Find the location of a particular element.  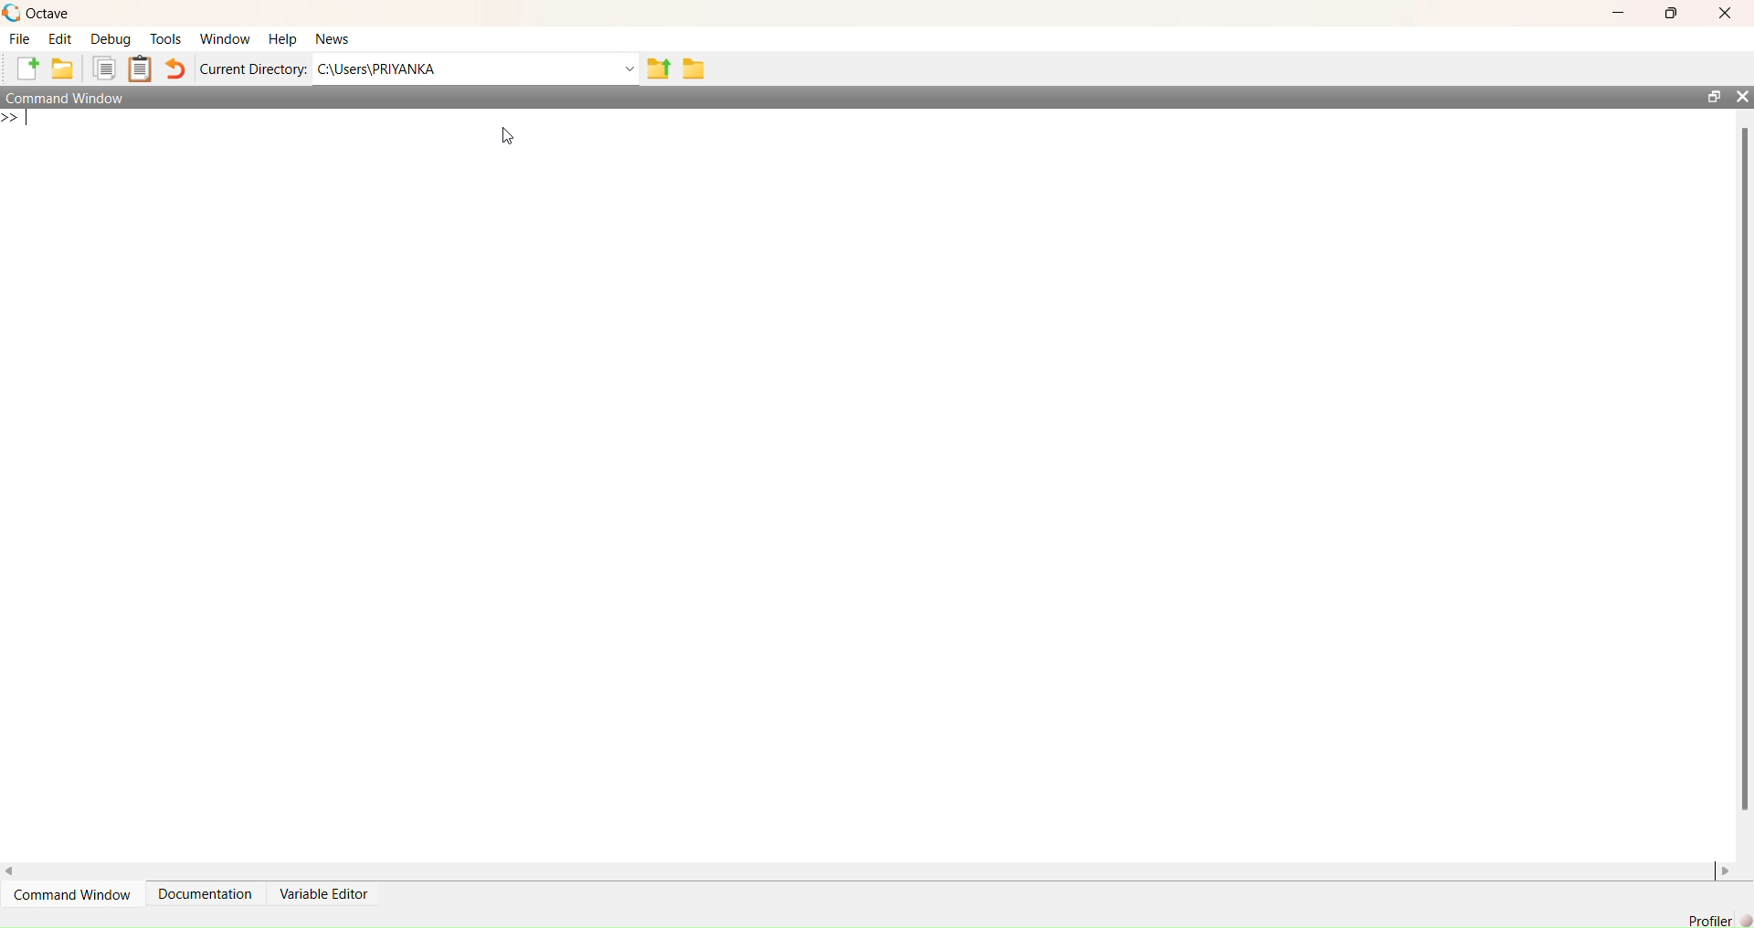

documentation is located at coordinates (207, 893).